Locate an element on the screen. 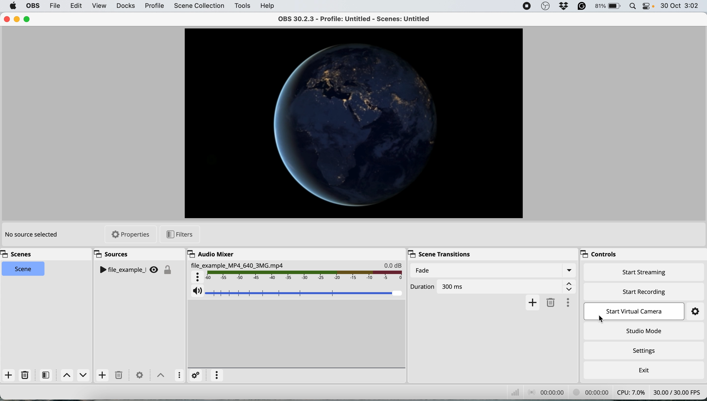 The width and height of the screenshot is (707, 401). audio mixer is located at coordinates (212, 253).